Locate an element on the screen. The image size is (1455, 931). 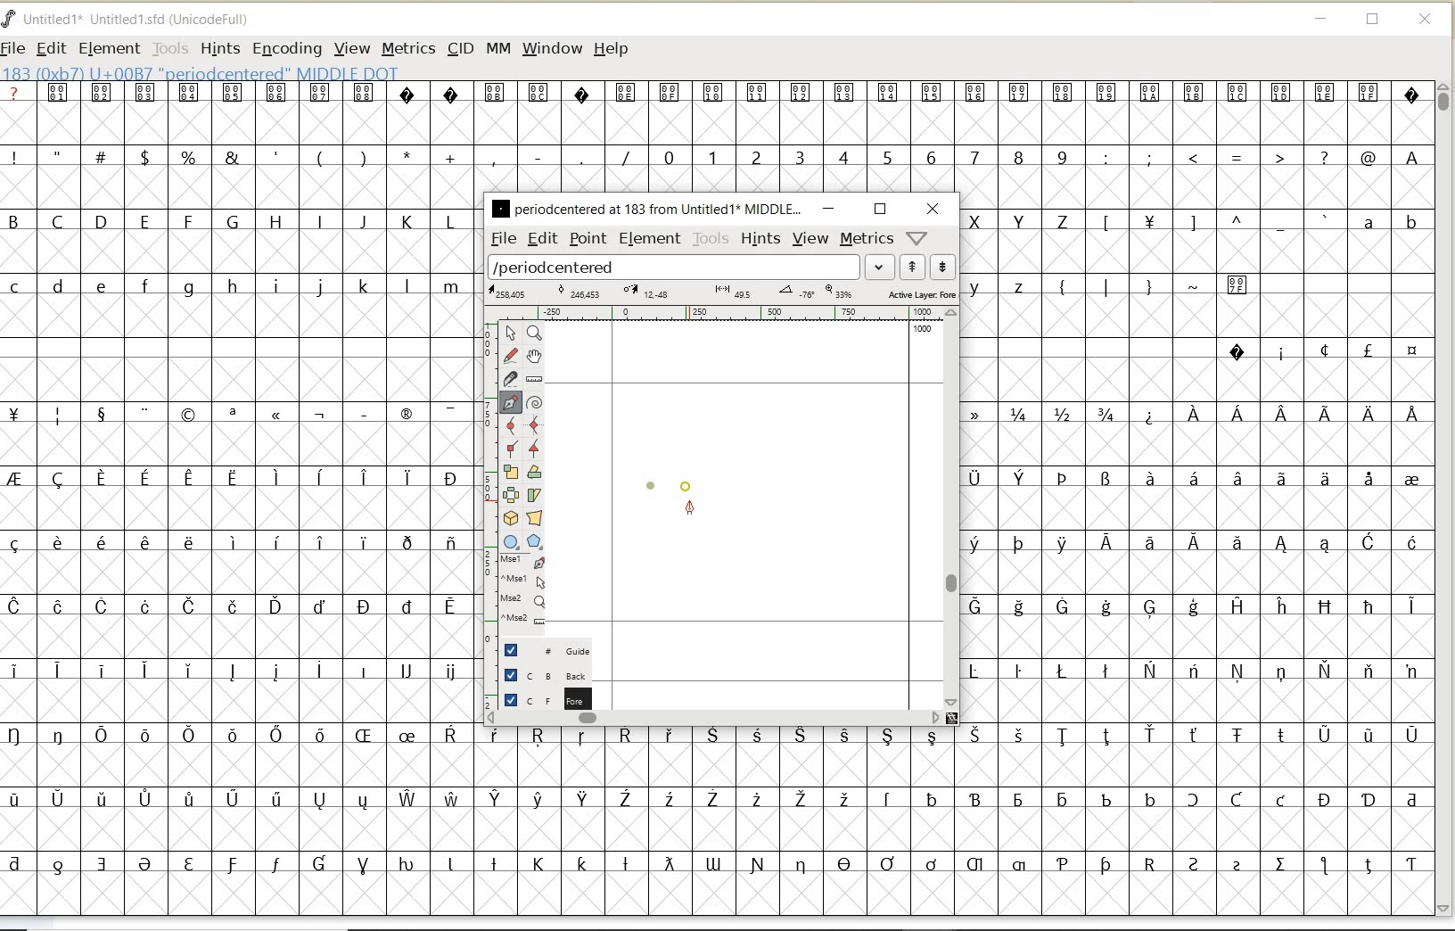
ELEMENT is located at coordinates (109, 48).